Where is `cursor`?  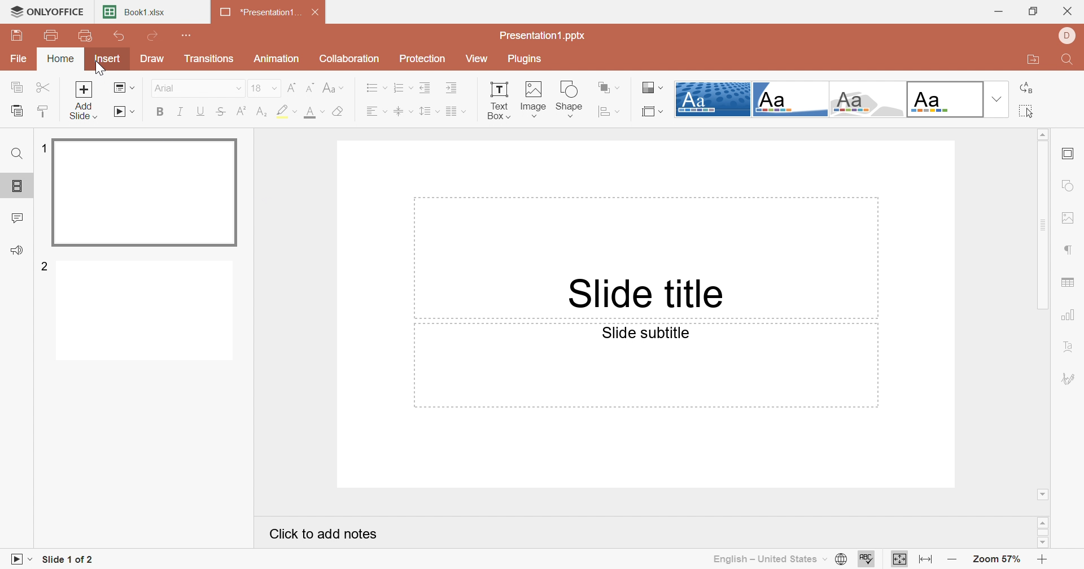 cursor is located at coordinates (104, 72).